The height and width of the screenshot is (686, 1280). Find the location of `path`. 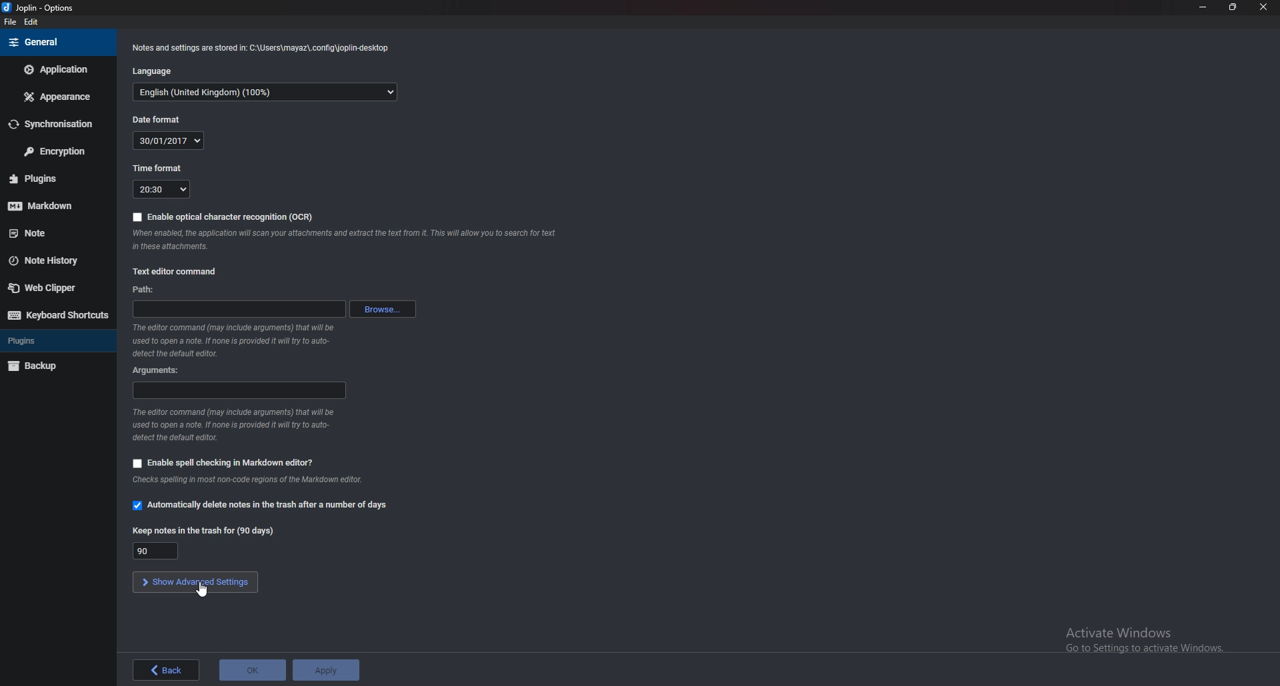

path is located at coordinates (147, 290).